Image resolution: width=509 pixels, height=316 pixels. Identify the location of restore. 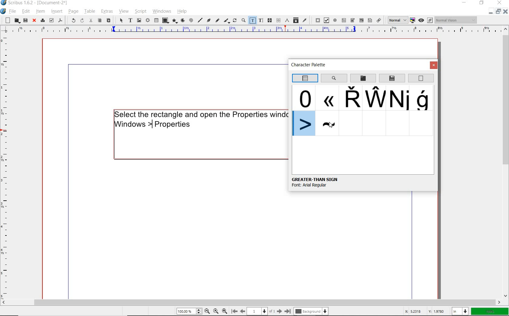
(498, 12).